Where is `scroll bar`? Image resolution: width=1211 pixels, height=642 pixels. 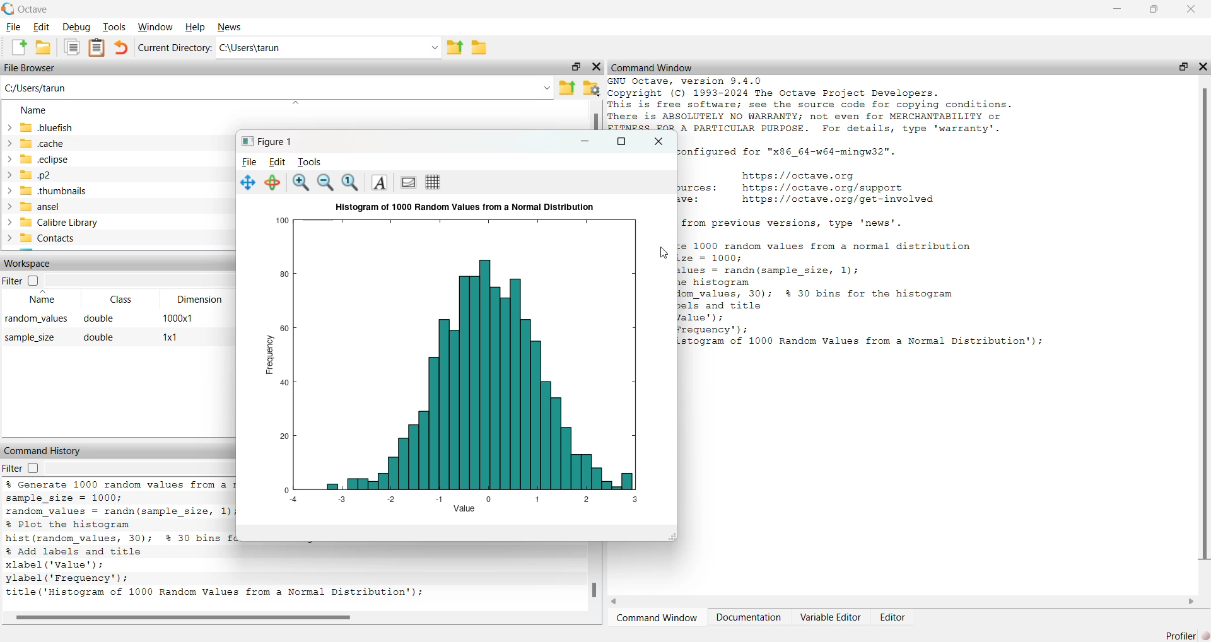 scroll bar is located at coordinates (1203, 327).